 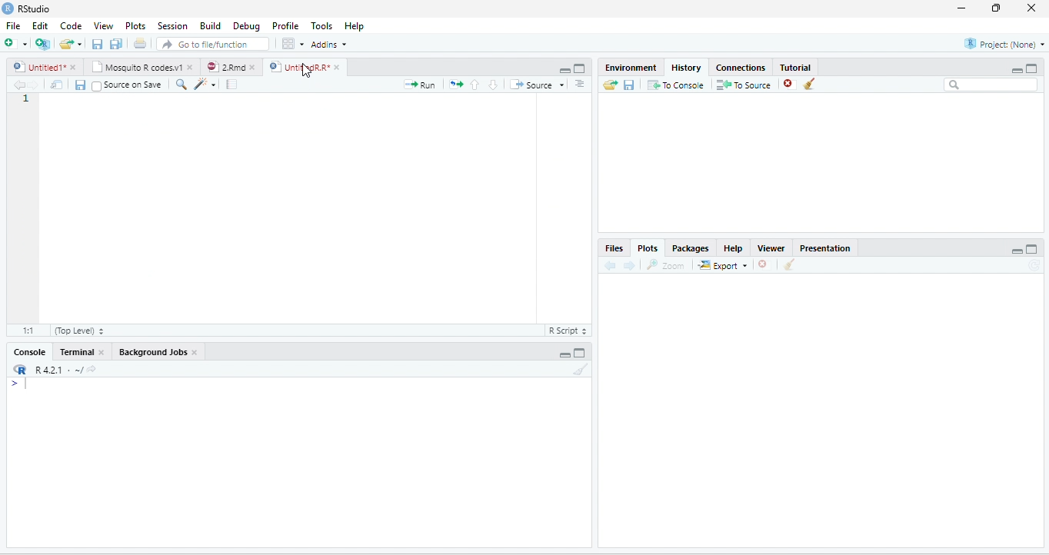 What do you see at coordinates (70, 25) in the screenshot?
I see `Code` at bounding box center [70, 25].